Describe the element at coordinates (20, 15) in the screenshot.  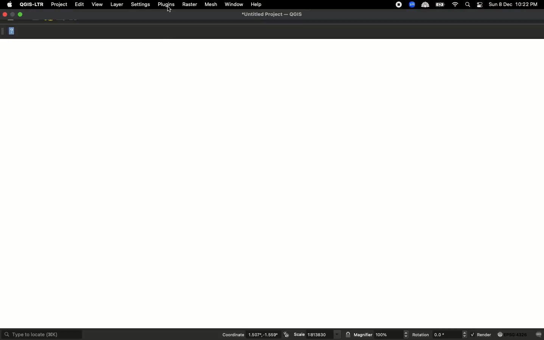
I see `Maximize` at that location.